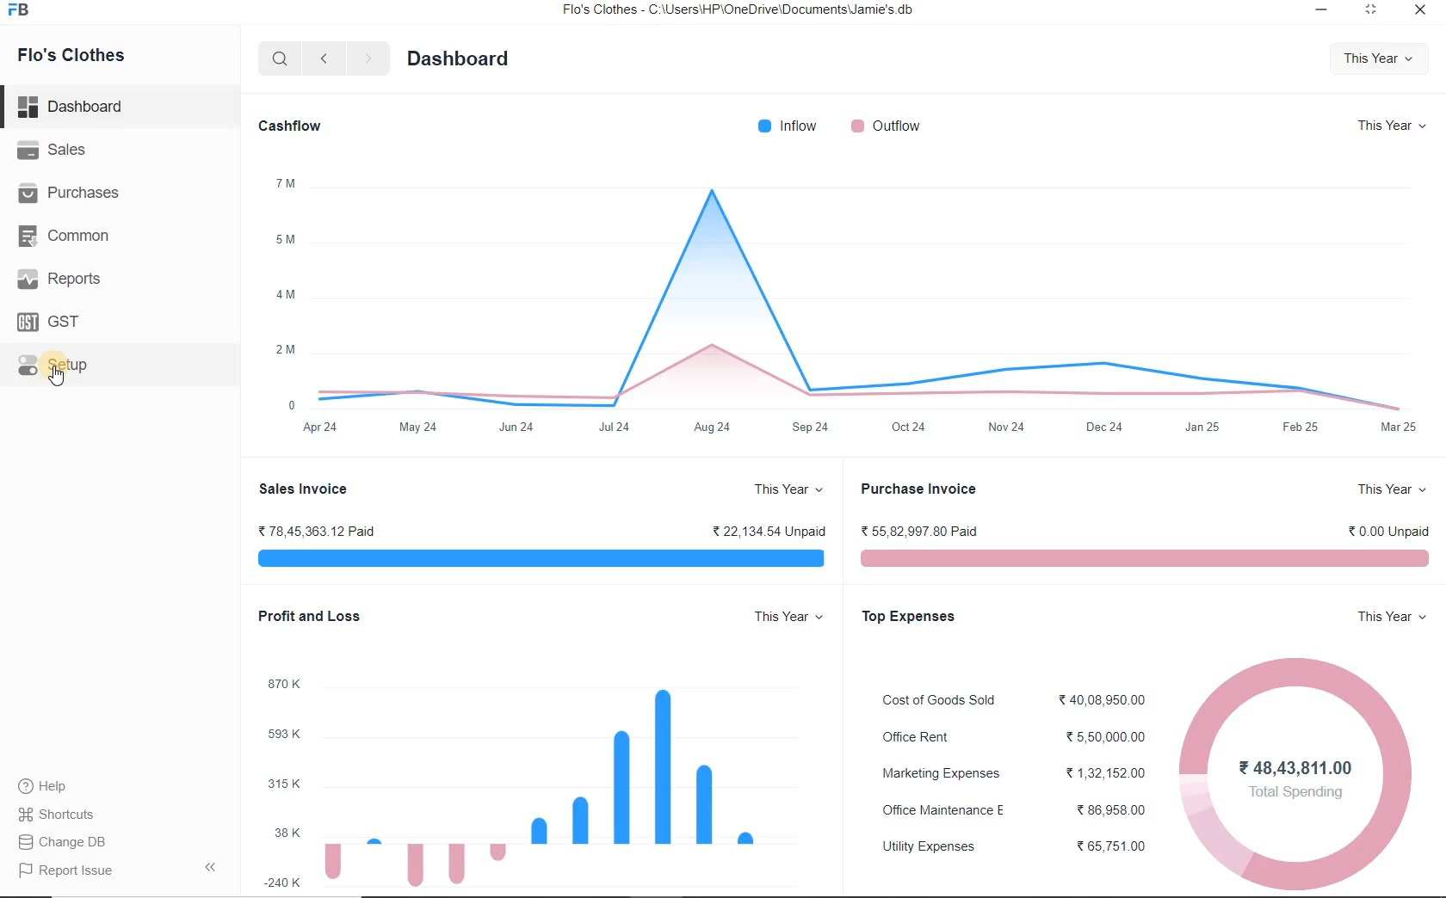  What do you see at coordinates (1418, 11) in the screenshot?
I see `Close` at bounding box center [1418, 11].